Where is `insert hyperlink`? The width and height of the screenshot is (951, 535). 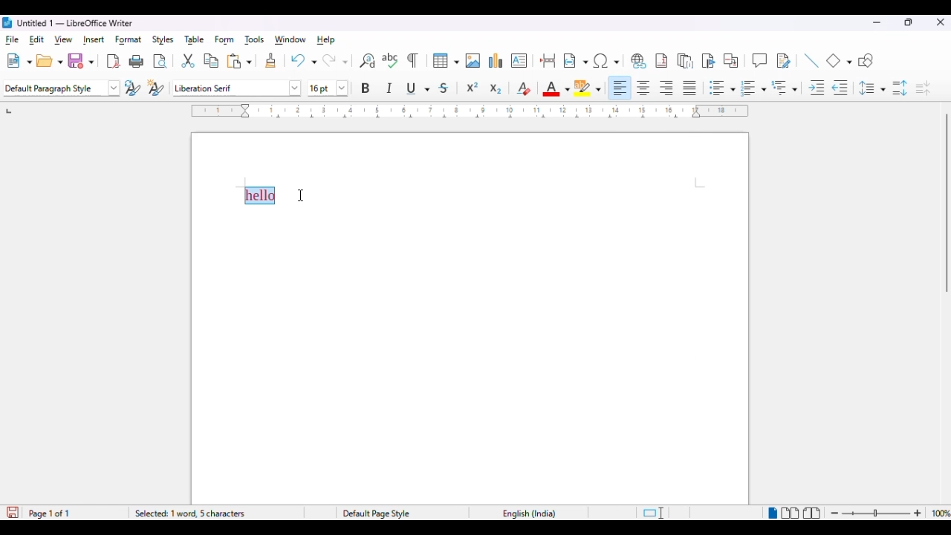 insert hyperlink is located at coordinates (637, 61).